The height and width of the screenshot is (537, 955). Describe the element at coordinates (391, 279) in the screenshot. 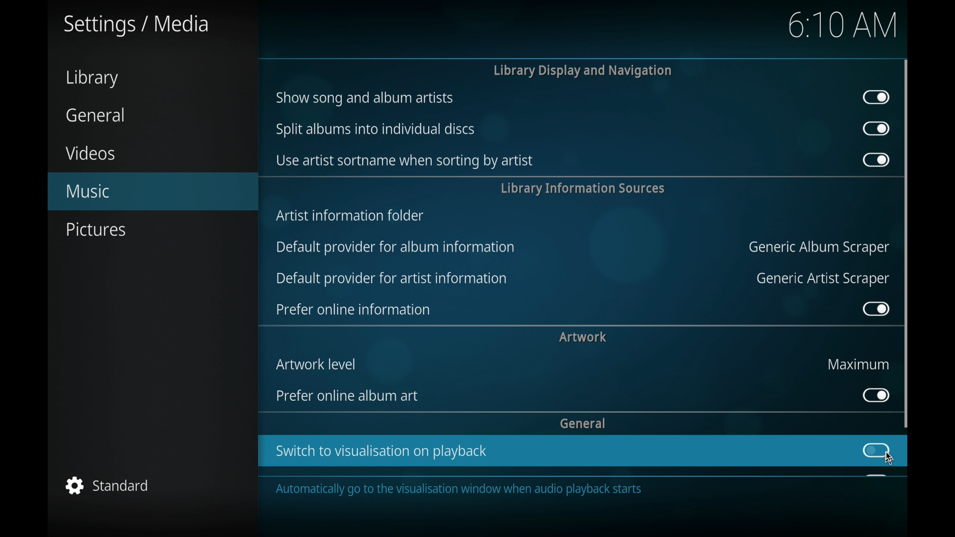

I see `default provider for artist information ` at that location.